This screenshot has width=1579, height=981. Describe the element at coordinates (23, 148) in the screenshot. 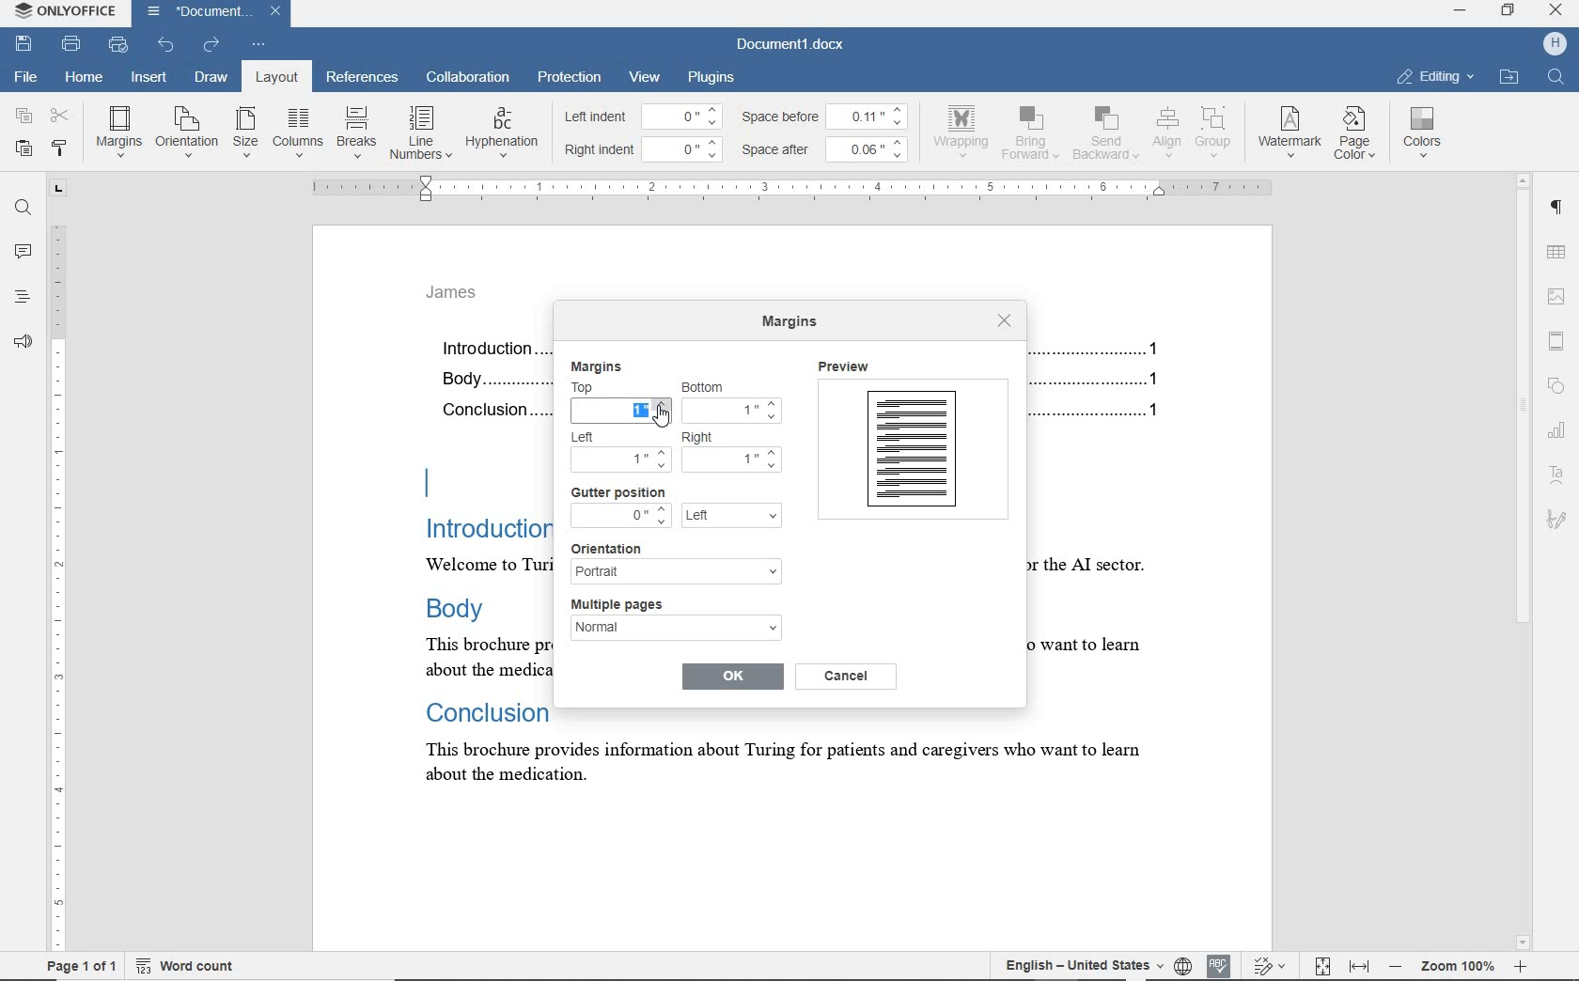

I see `paste` at that location.